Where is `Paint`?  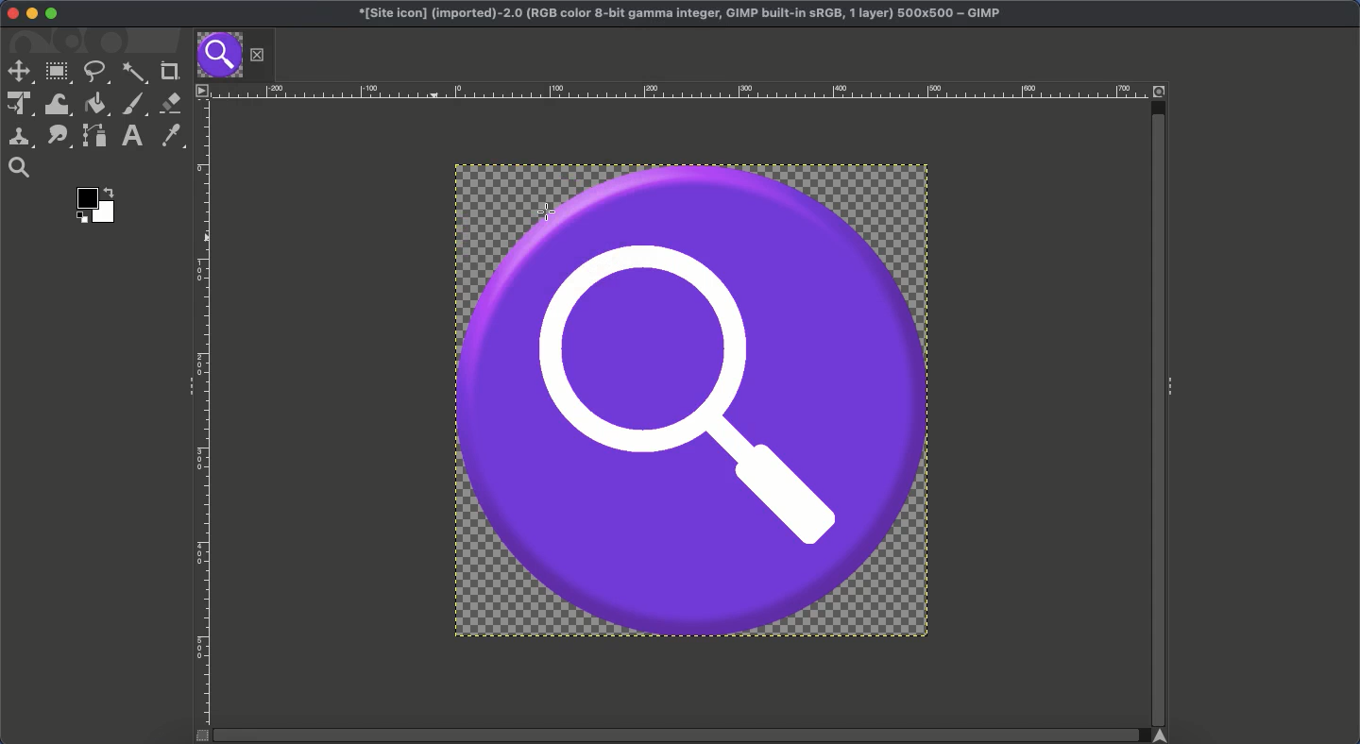 Paint is located at coordinates (134, 105).